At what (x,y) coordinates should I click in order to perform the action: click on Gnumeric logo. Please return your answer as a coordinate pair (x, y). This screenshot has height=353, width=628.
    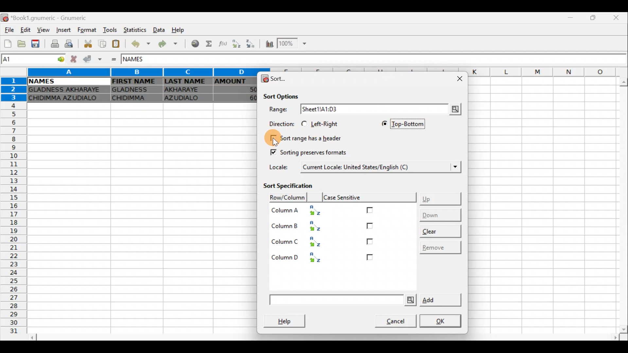
    Looking at the image, I should click on (5, 18).